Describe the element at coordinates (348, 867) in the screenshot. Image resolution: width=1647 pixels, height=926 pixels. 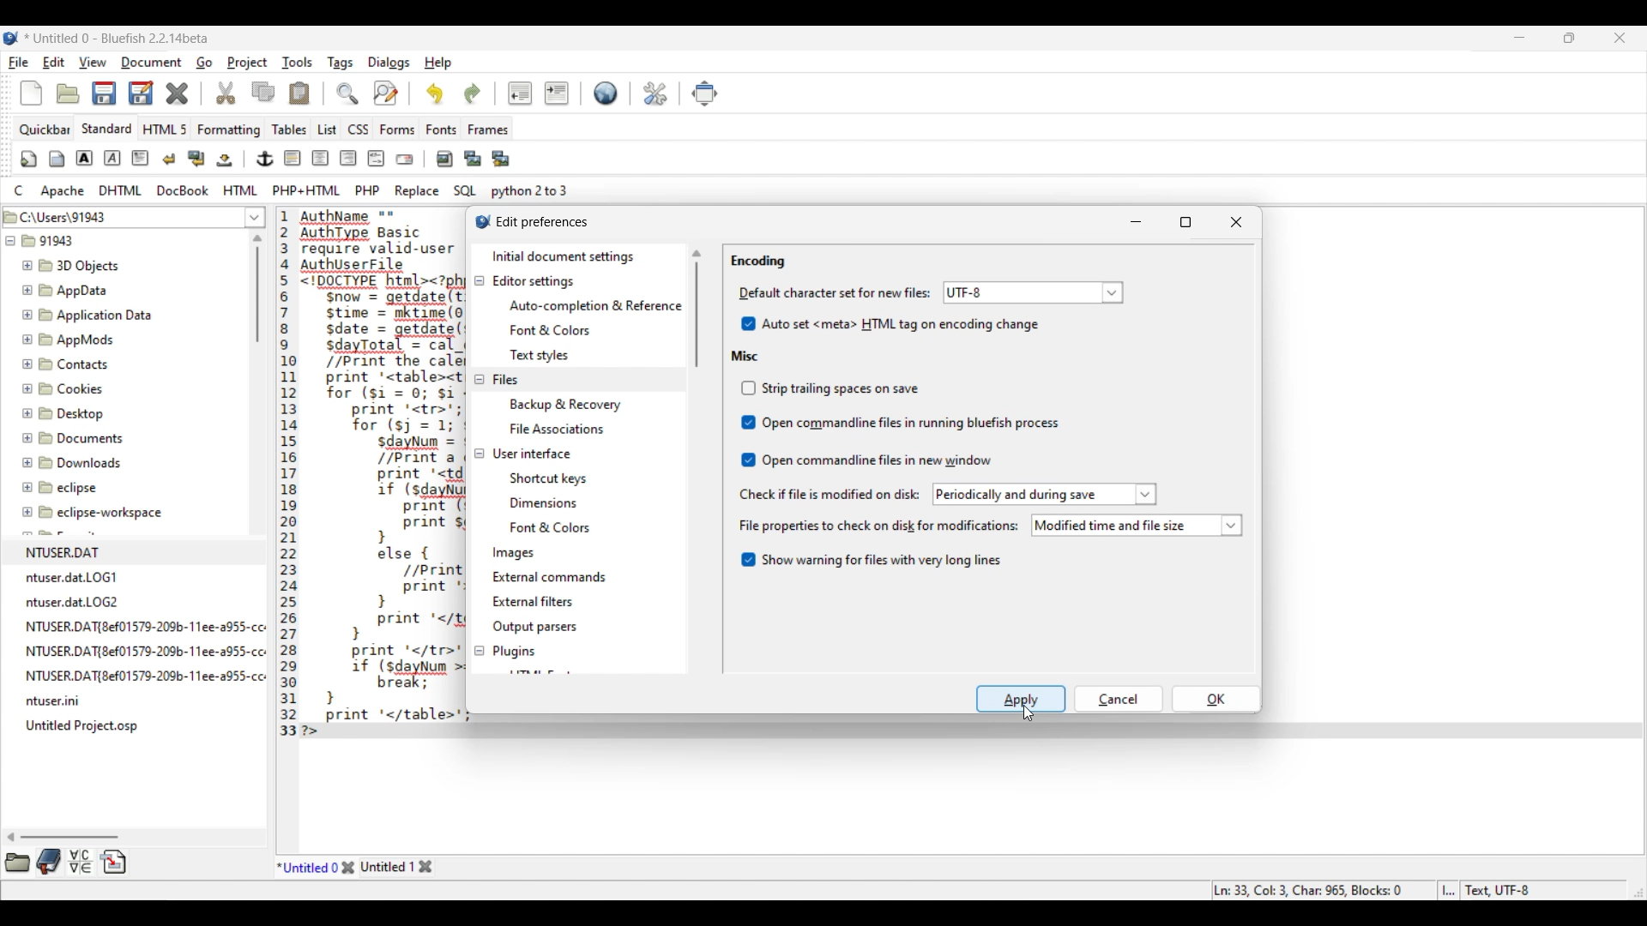
I see `Close tab` at that location.